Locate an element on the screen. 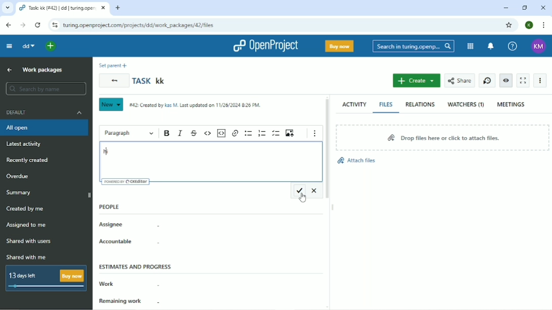  KM is located at coordinates (537, 46).